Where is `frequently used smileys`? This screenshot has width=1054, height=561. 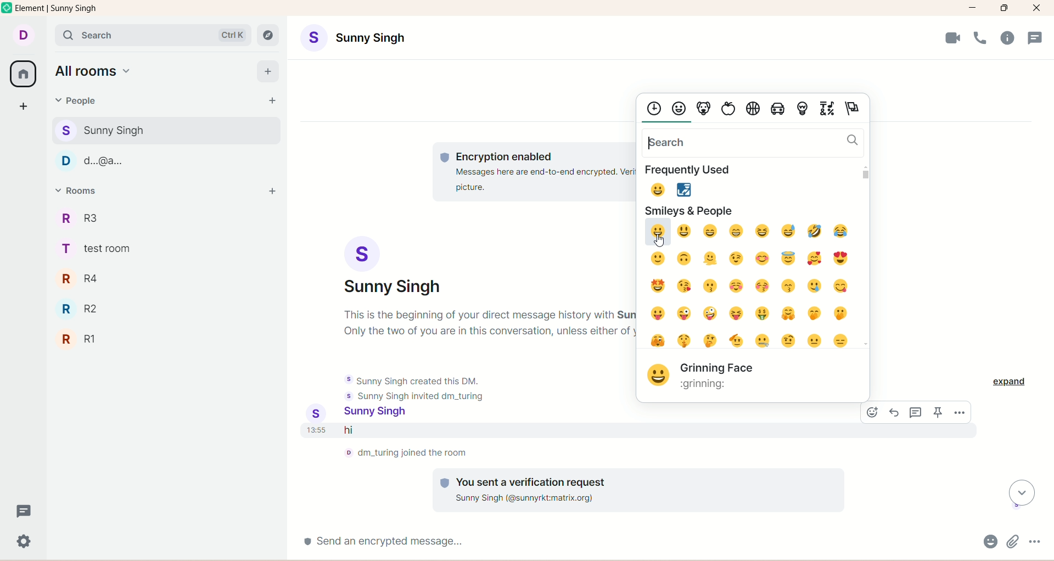
frequently used smileys is located at coordinates (676, 189).